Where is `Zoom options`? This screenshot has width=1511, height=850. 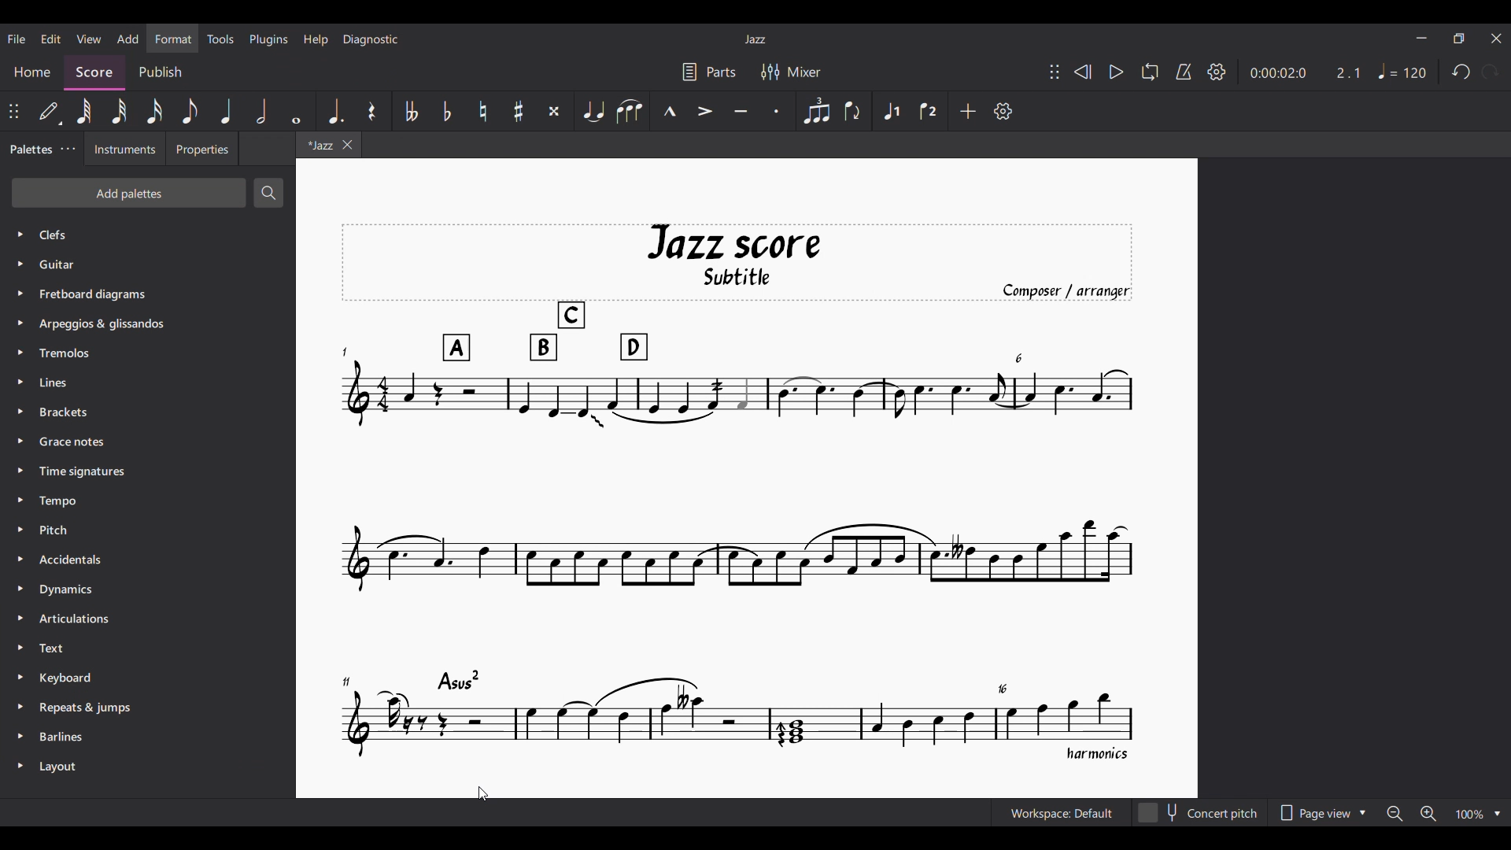
Zoom options is located at coordinates (1443, 813).